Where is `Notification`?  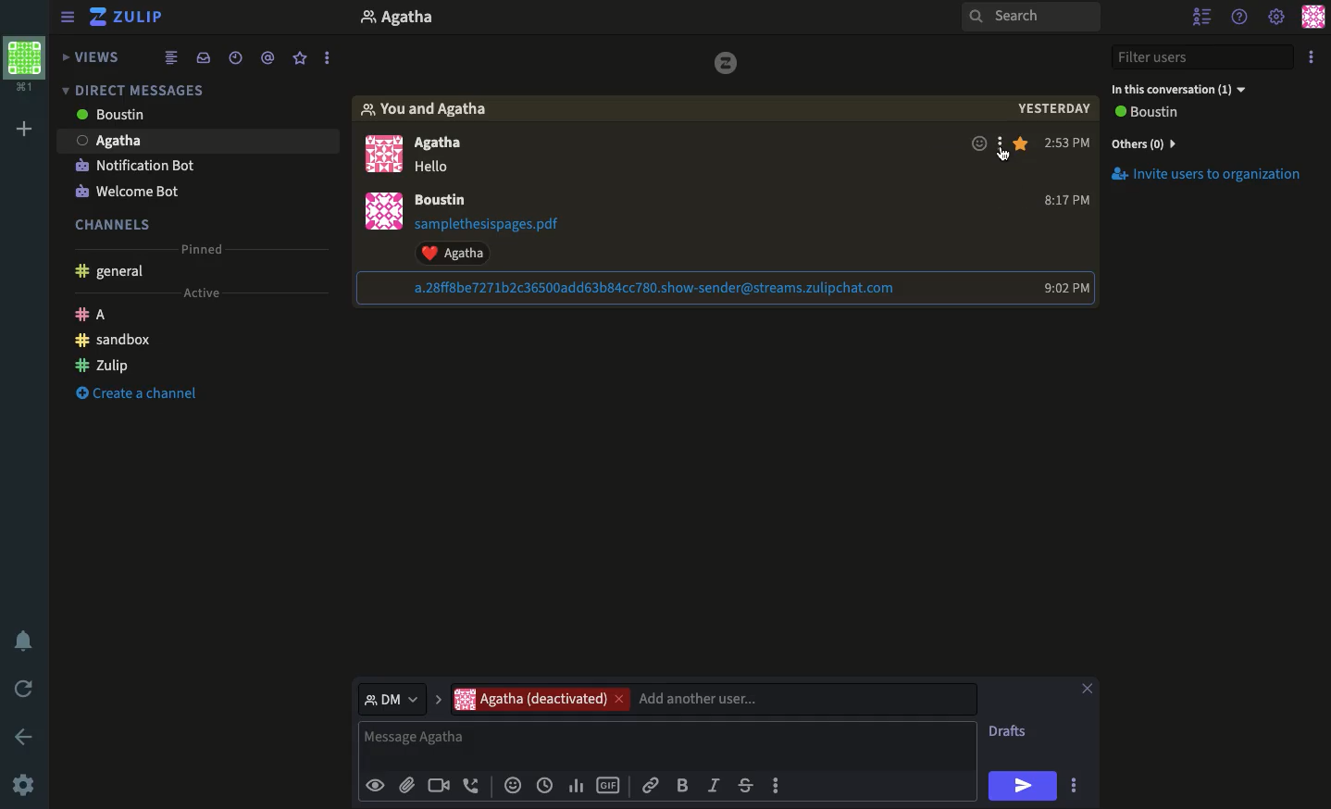
Notification is located at coordinates (27, 641).